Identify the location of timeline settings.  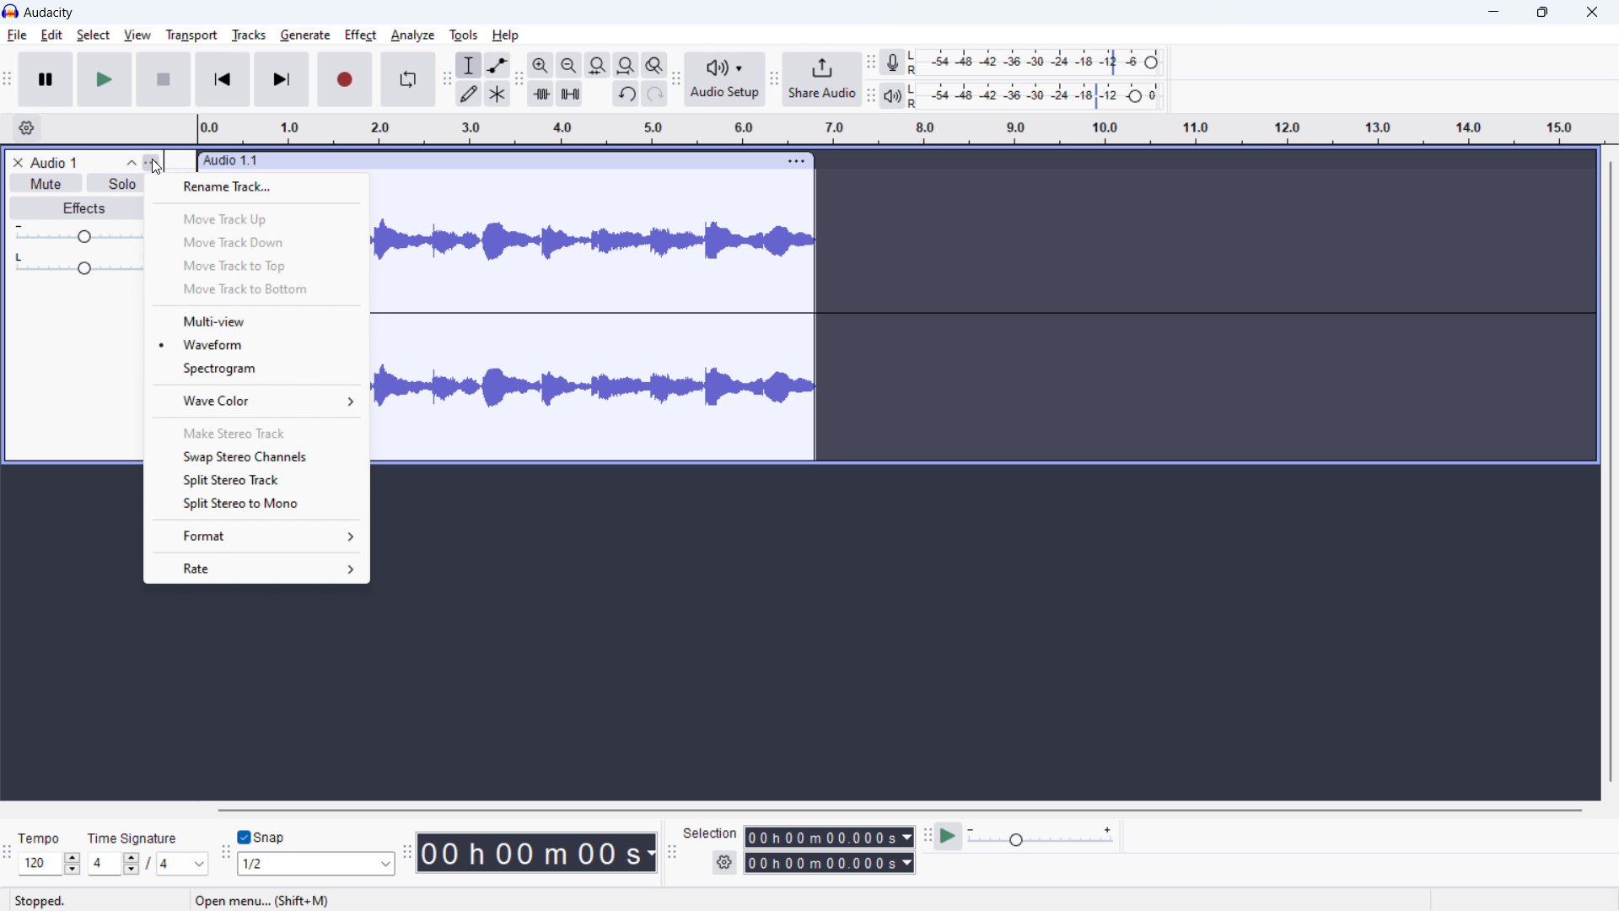
(26, 127).